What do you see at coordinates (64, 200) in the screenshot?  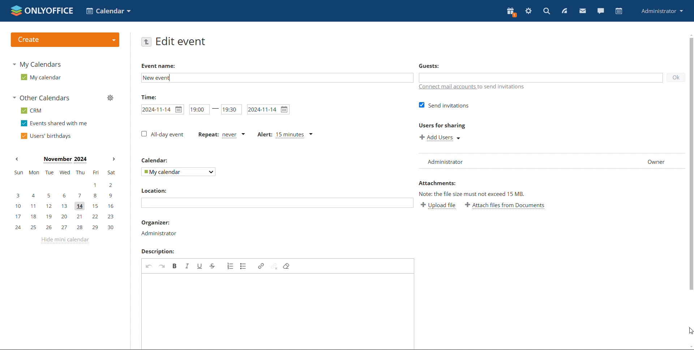 I see `mini calendar` at bounding box center [64, 200].